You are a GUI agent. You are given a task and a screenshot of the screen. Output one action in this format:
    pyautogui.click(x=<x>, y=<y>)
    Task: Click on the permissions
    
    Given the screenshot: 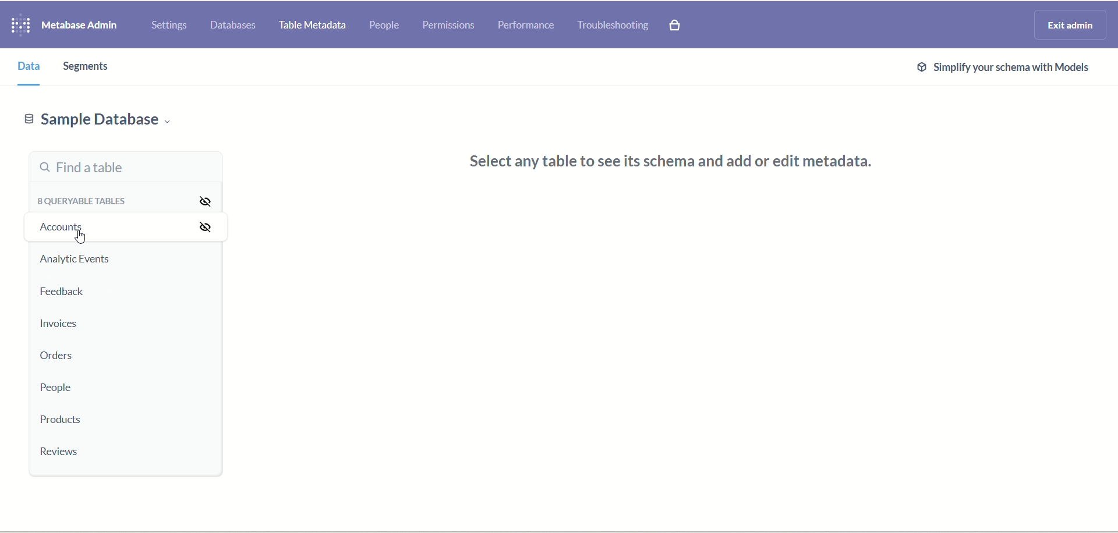 What is the action you would take?
    pyautogui.click(x=450, y=25)
    